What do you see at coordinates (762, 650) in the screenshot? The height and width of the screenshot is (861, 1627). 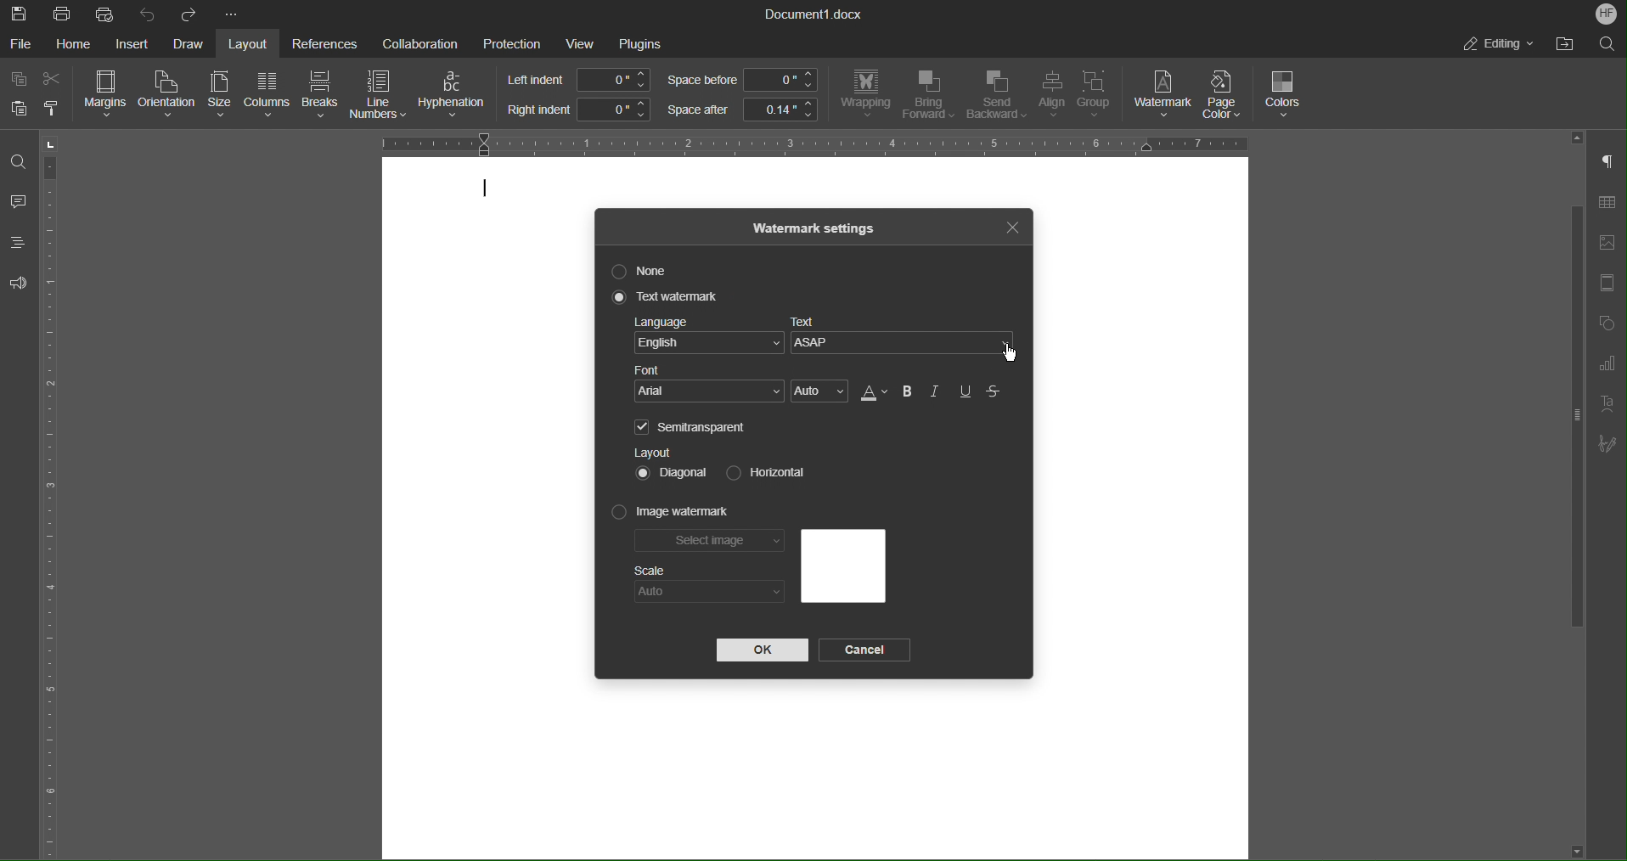 I see `OK` at bounding box center [762, 650].